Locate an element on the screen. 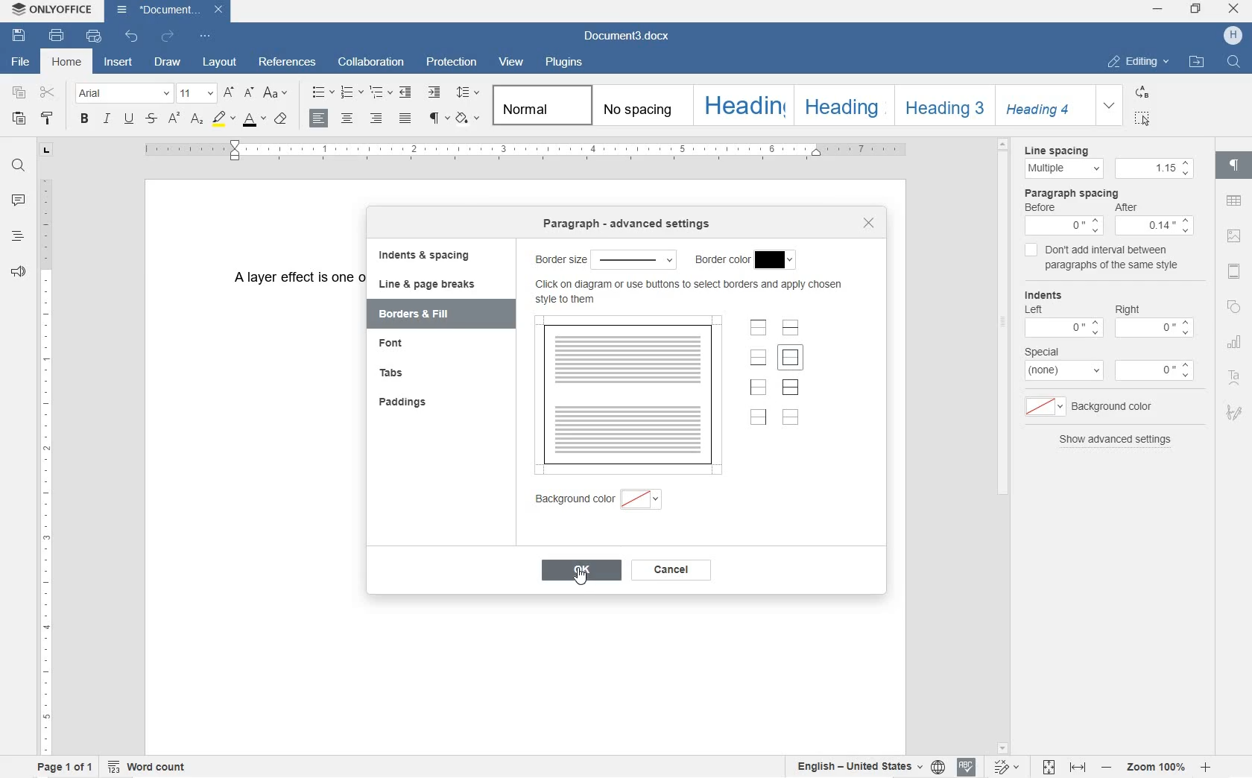 This screenshot has height=778, width=1252. set no borders is located at coordinates (790, 420).